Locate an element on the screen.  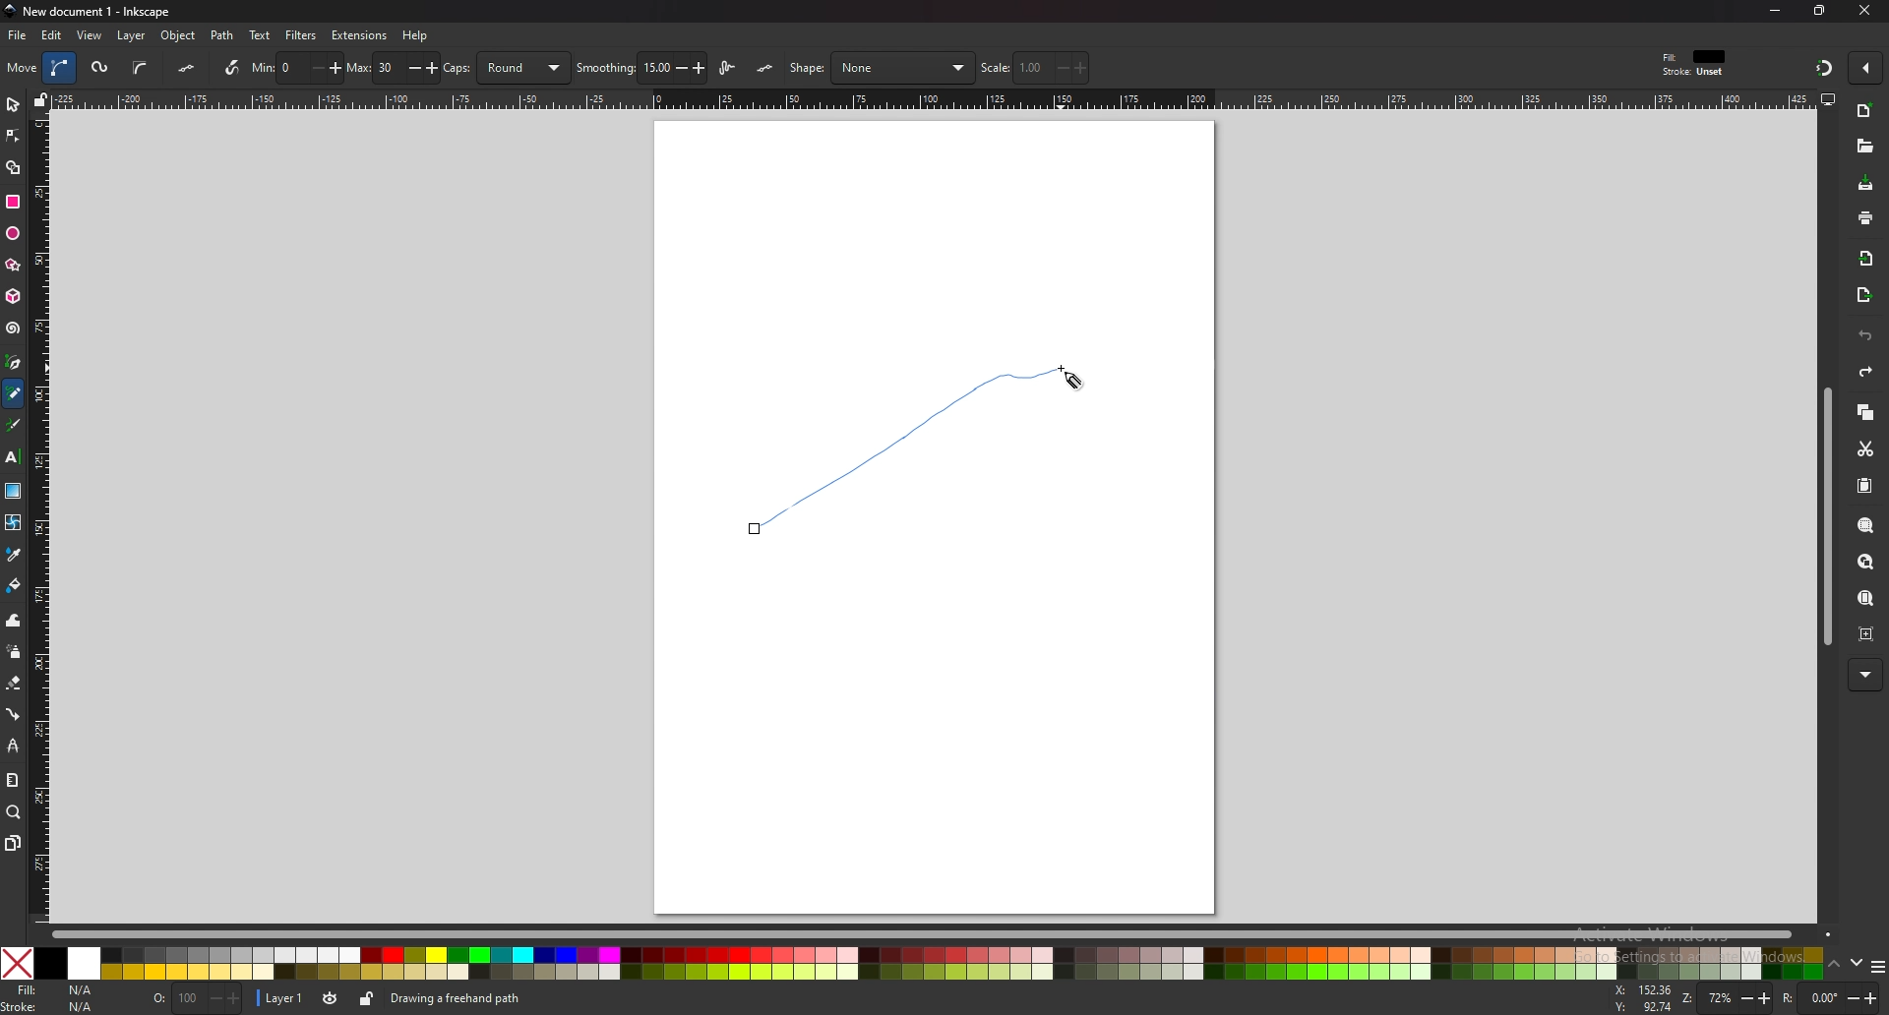
lpe simplify flatten is located at coordinates (764, 69).